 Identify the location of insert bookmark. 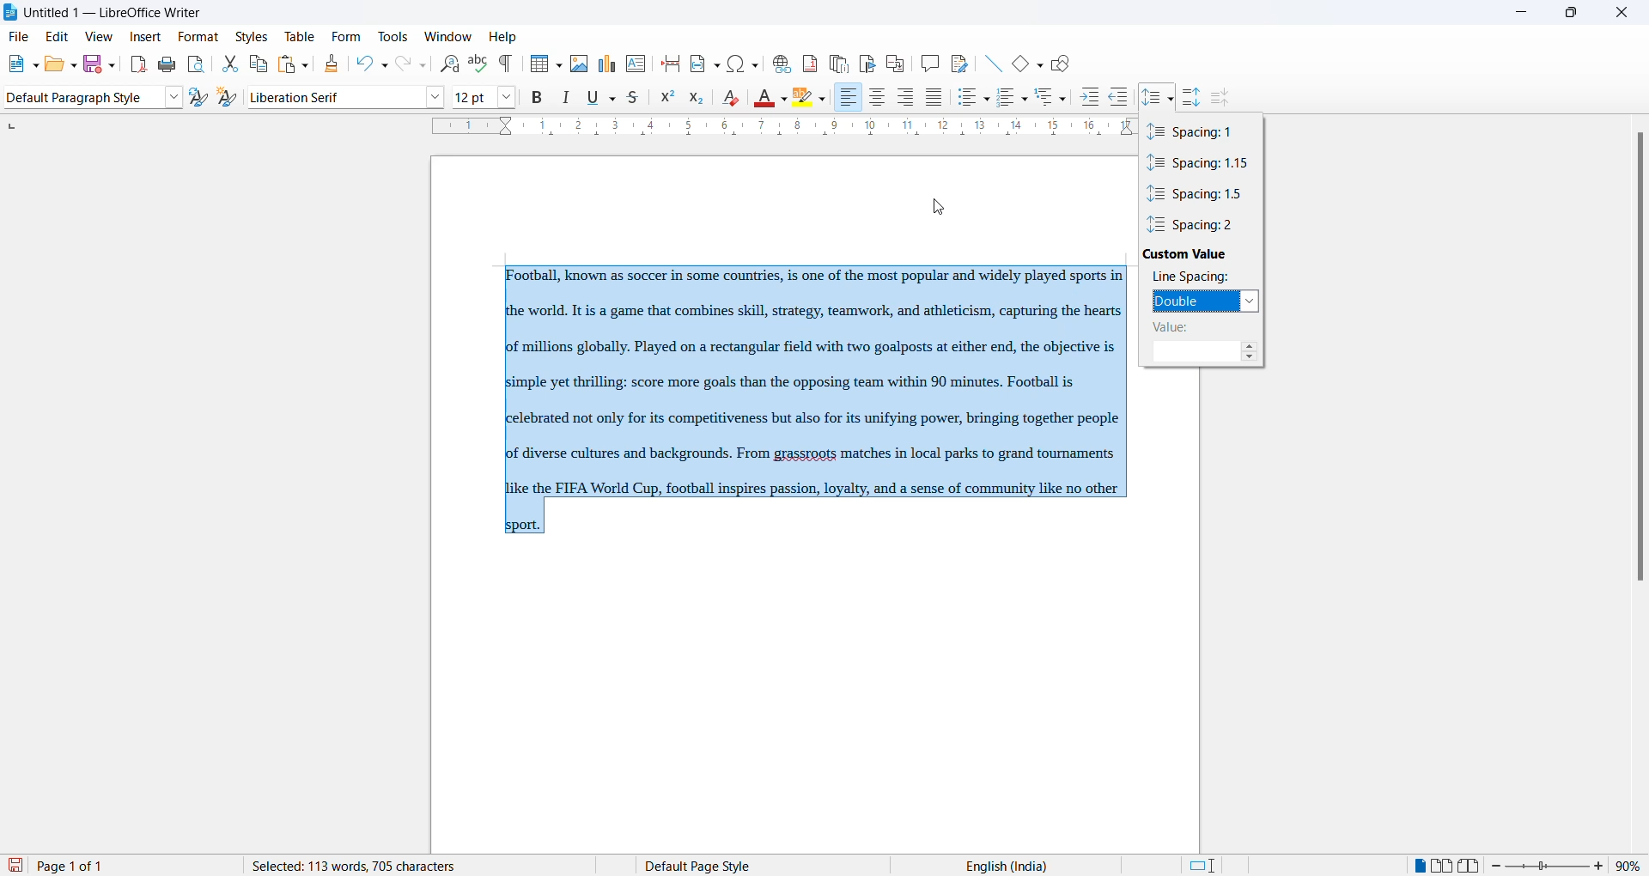
(869, 64).